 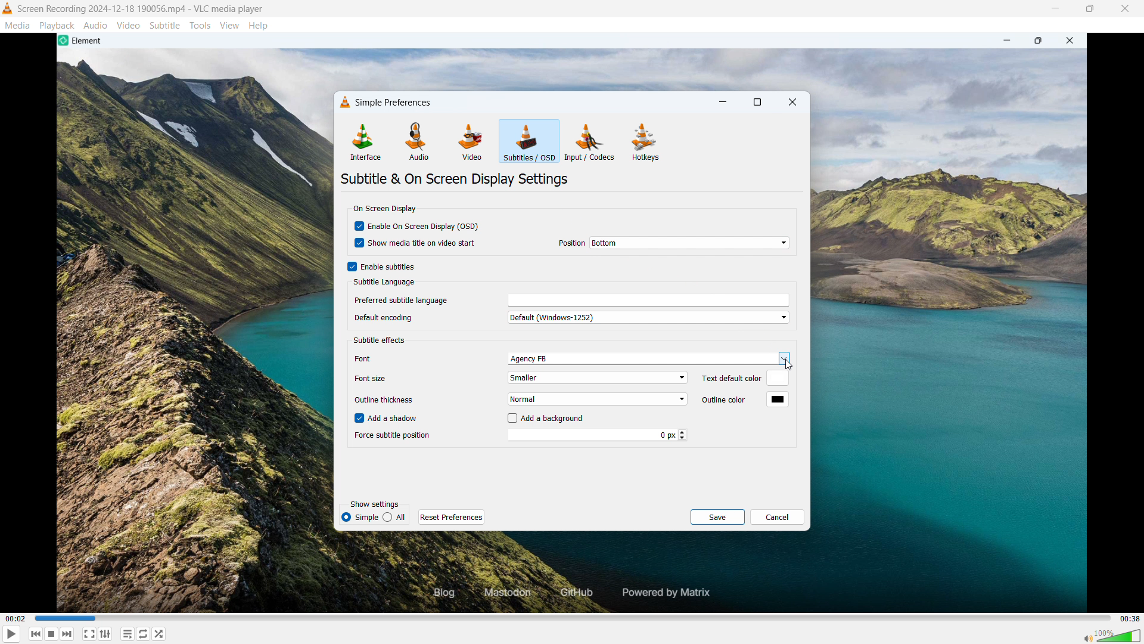 I want to click on set outline thickness, so click(x=596, y=399).